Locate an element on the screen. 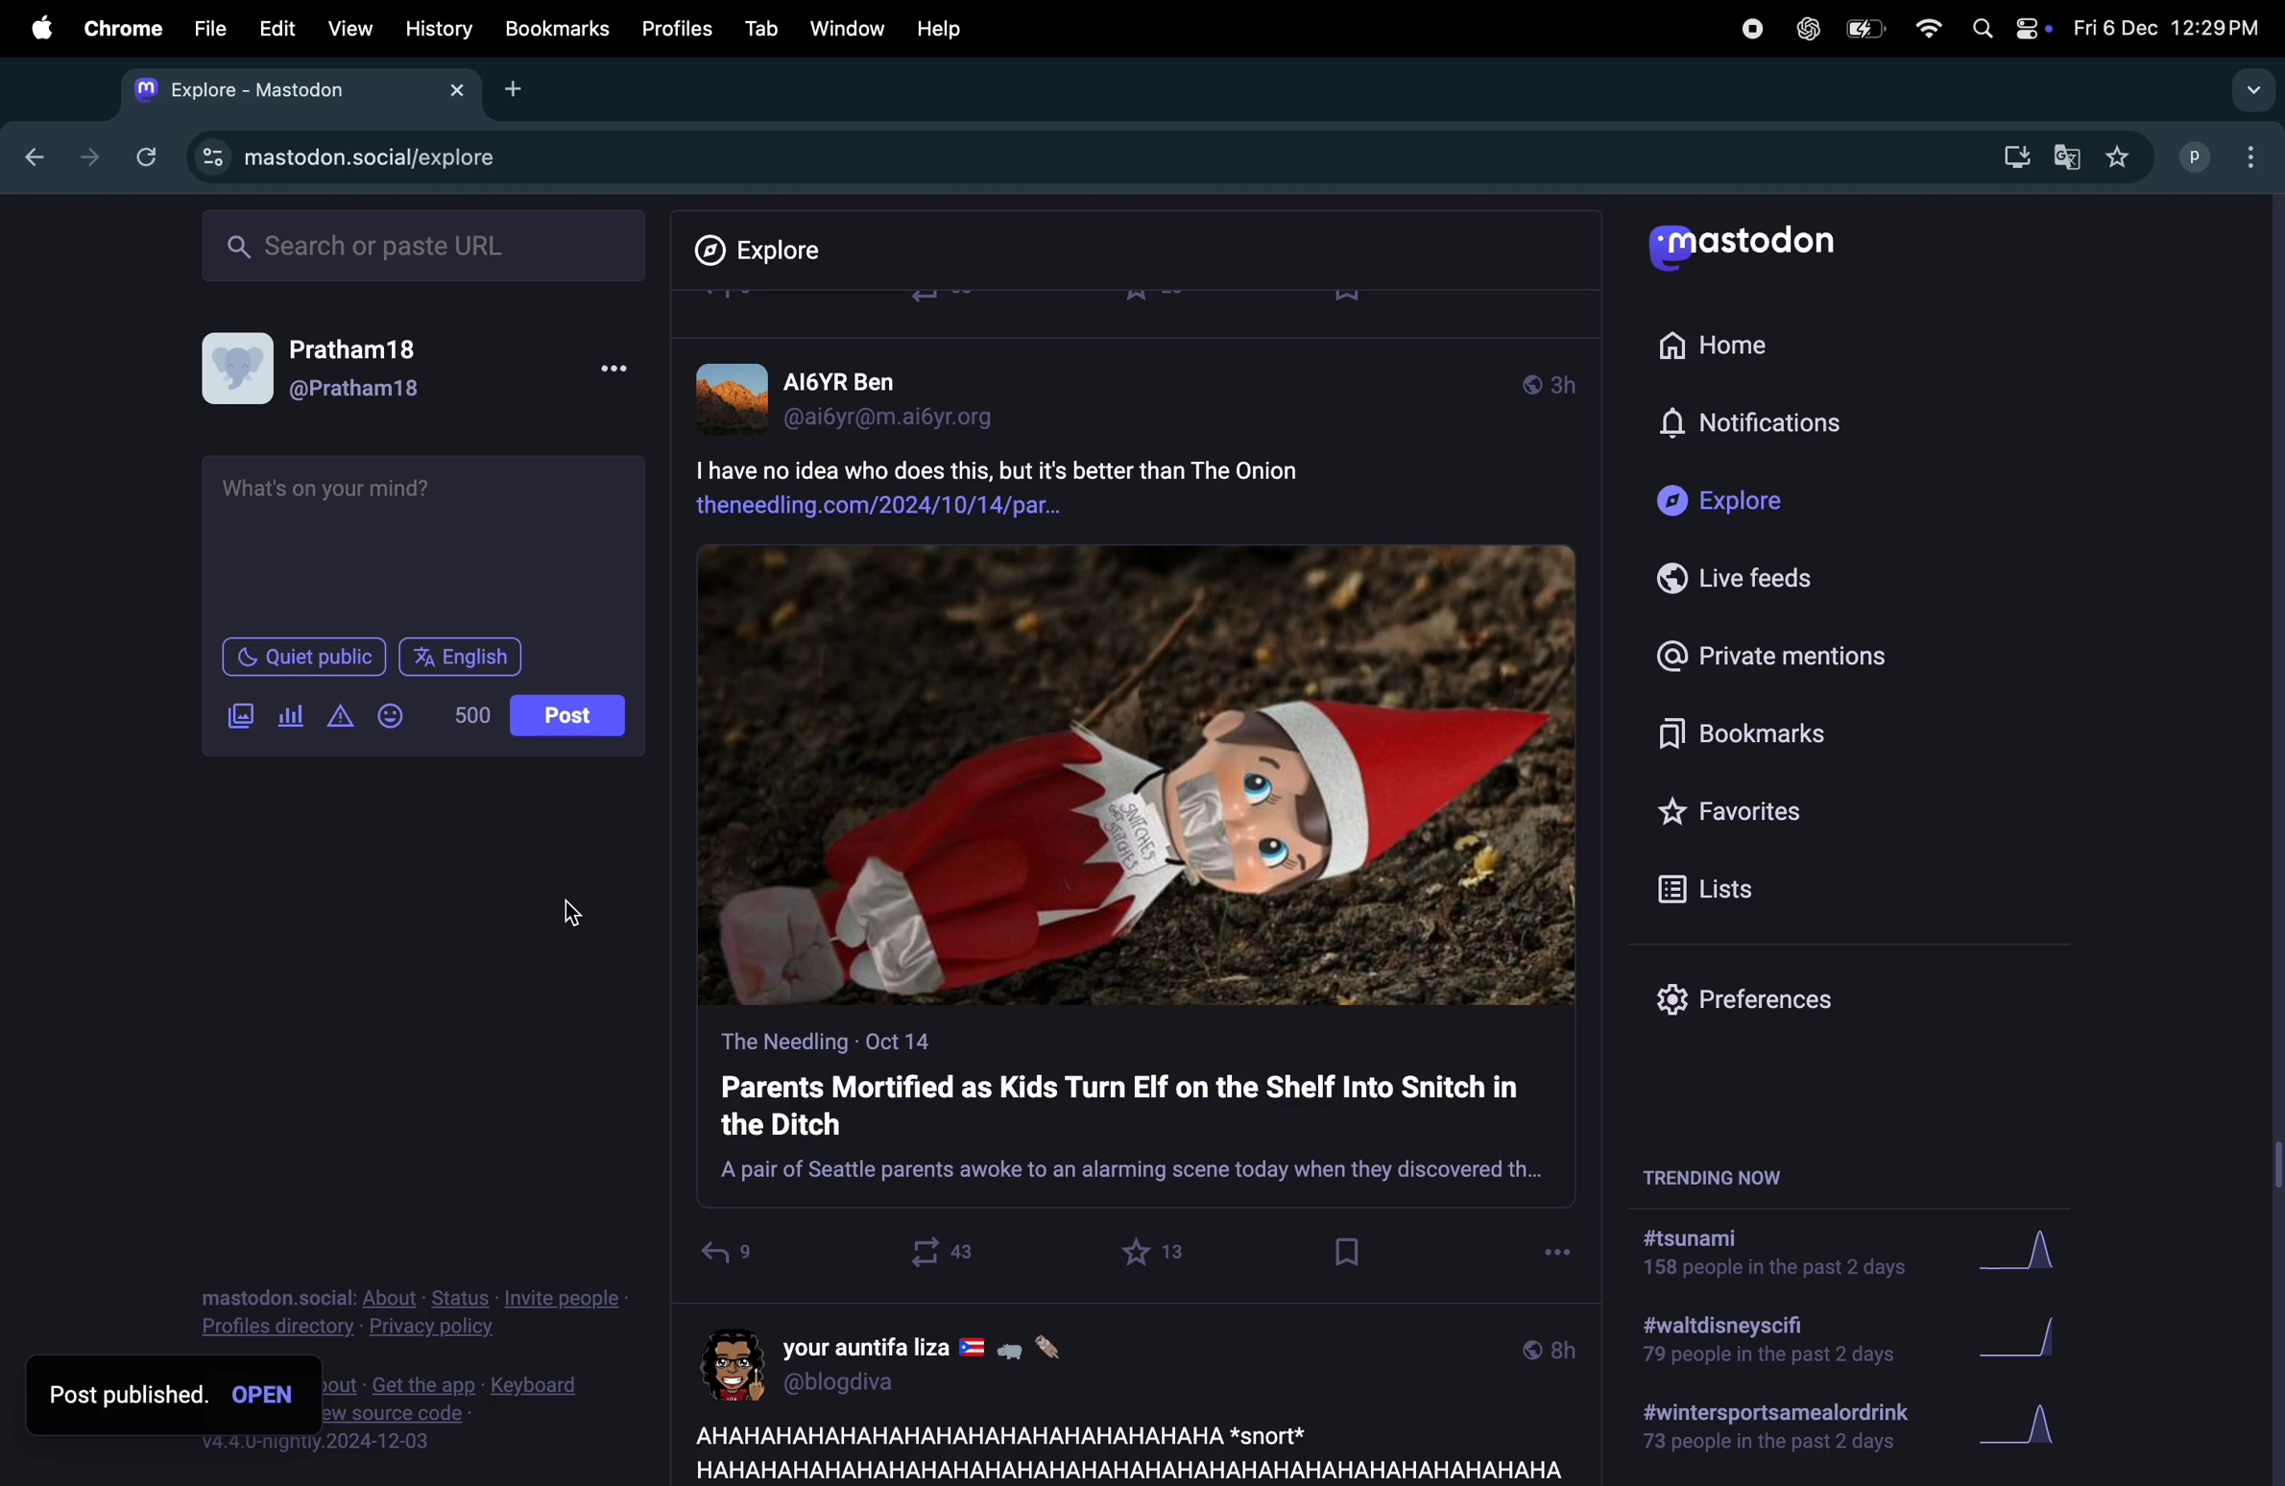  add image is located at coordinates (240, 716).